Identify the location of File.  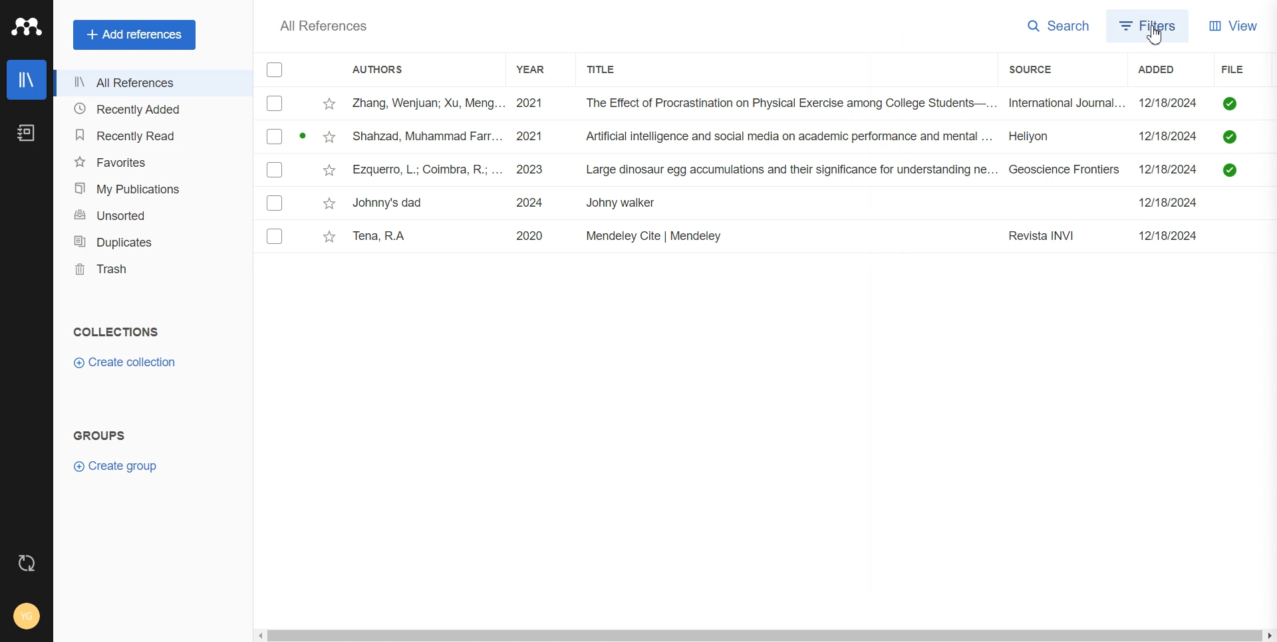
(752, 203).